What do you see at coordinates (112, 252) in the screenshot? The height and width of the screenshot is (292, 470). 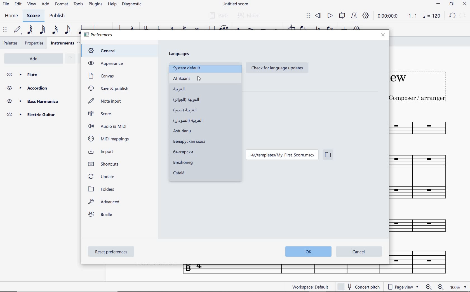 I see `reset preferences` at bounding box center [112, 252].